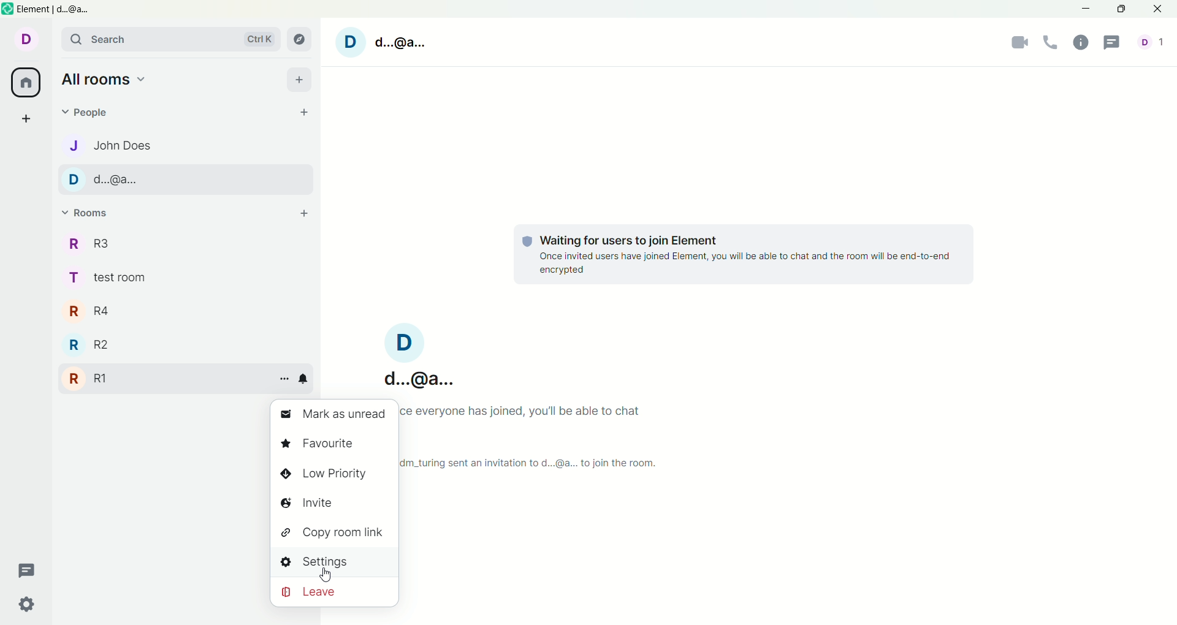 The height and width of the screenshot is (625, 1177). Describe the element at coordinates (301, 213) in the screenshot. I see `add` at that location.